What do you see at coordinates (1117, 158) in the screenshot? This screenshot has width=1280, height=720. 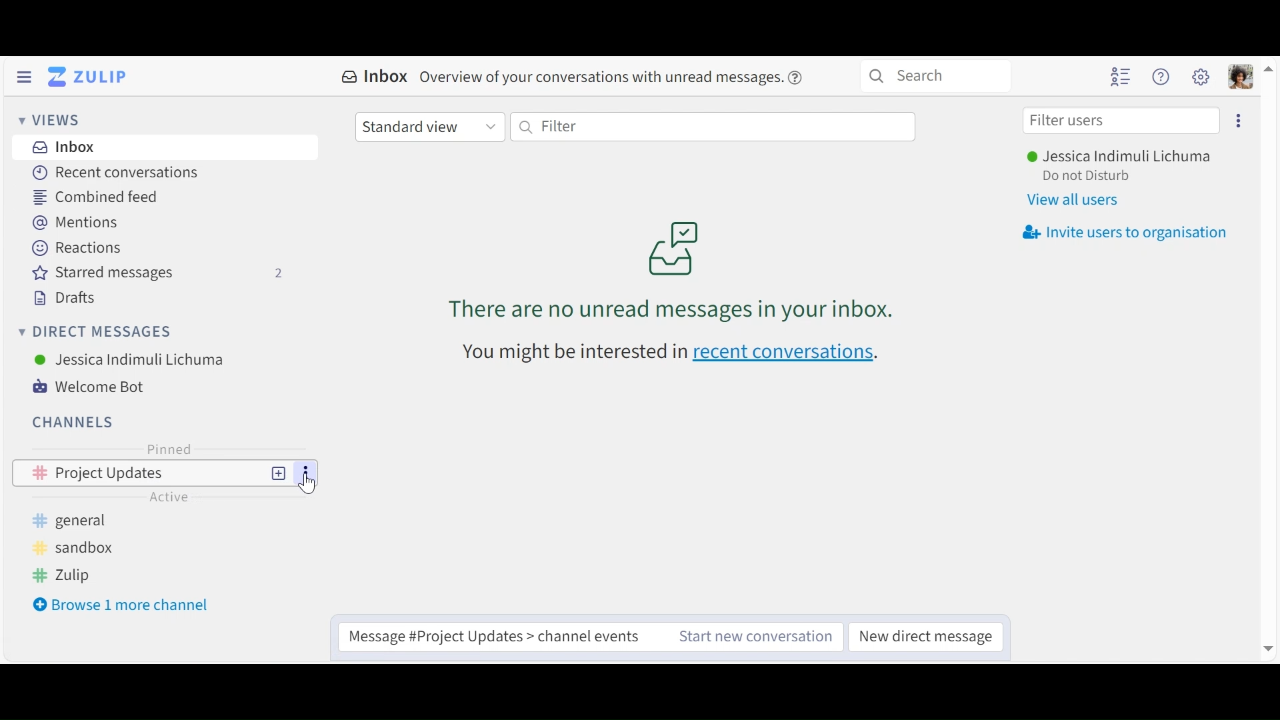 I see `Username` at bounding box center [1117, 158].